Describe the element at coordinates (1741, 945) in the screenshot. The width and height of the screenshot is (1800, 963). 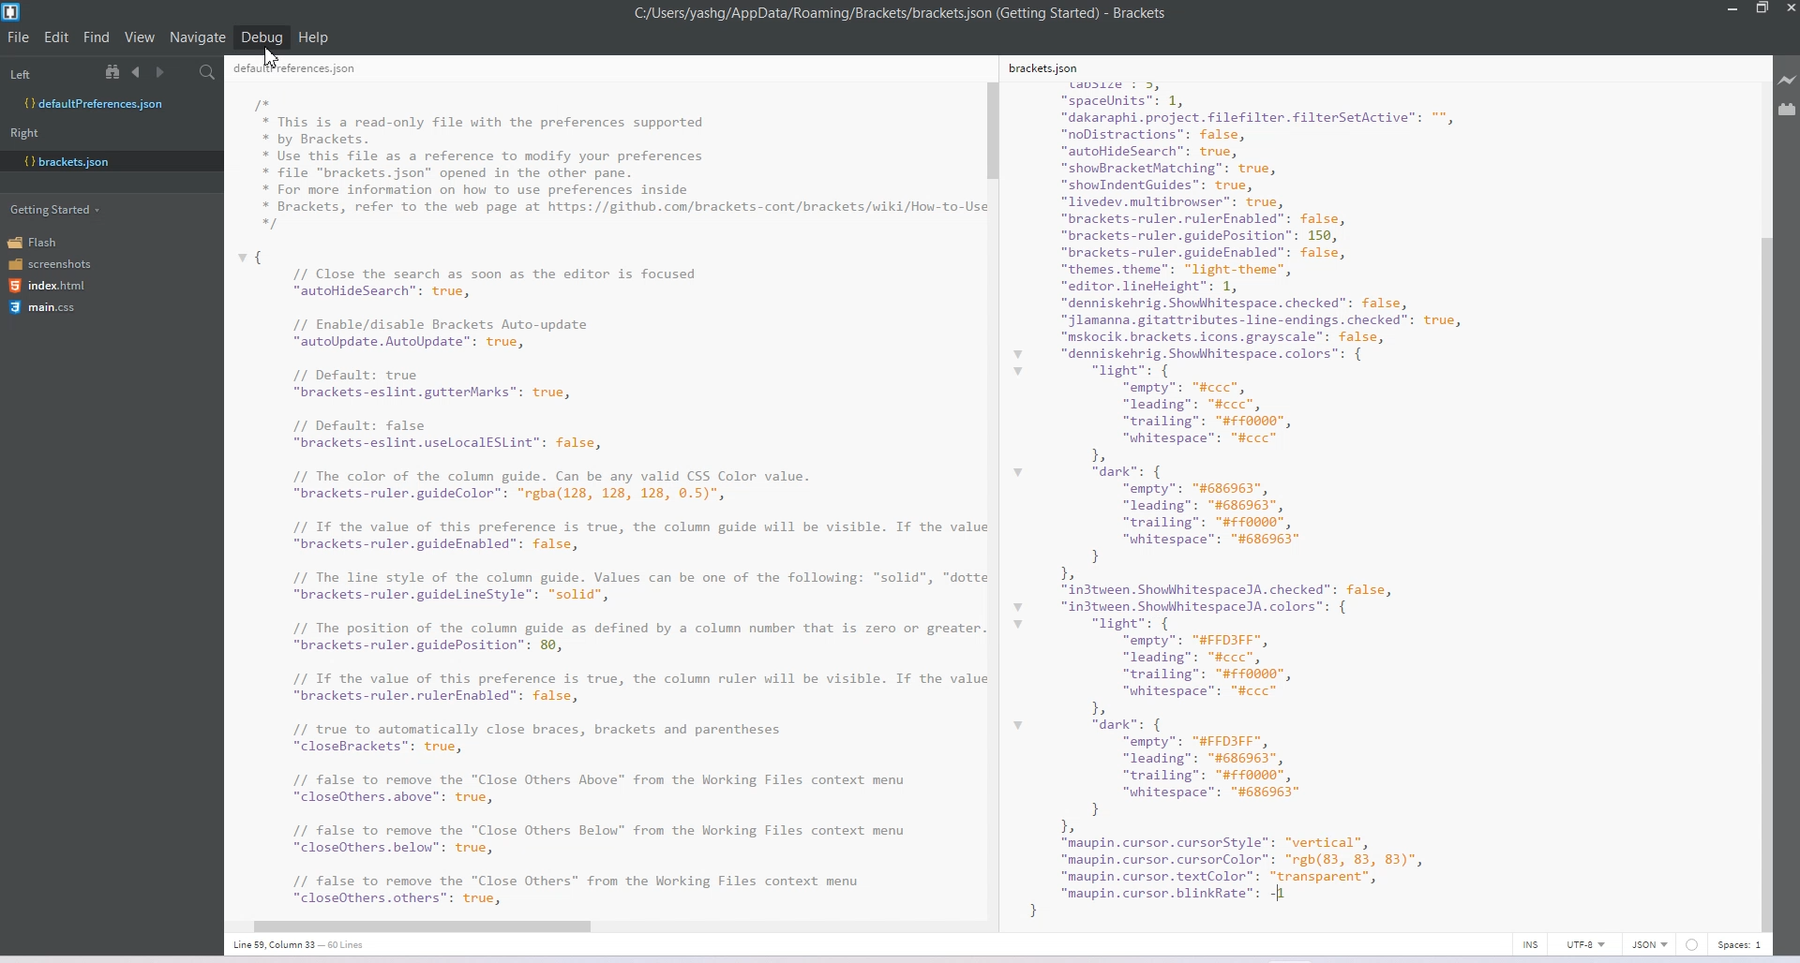
I see `Spaces 1` at that location.